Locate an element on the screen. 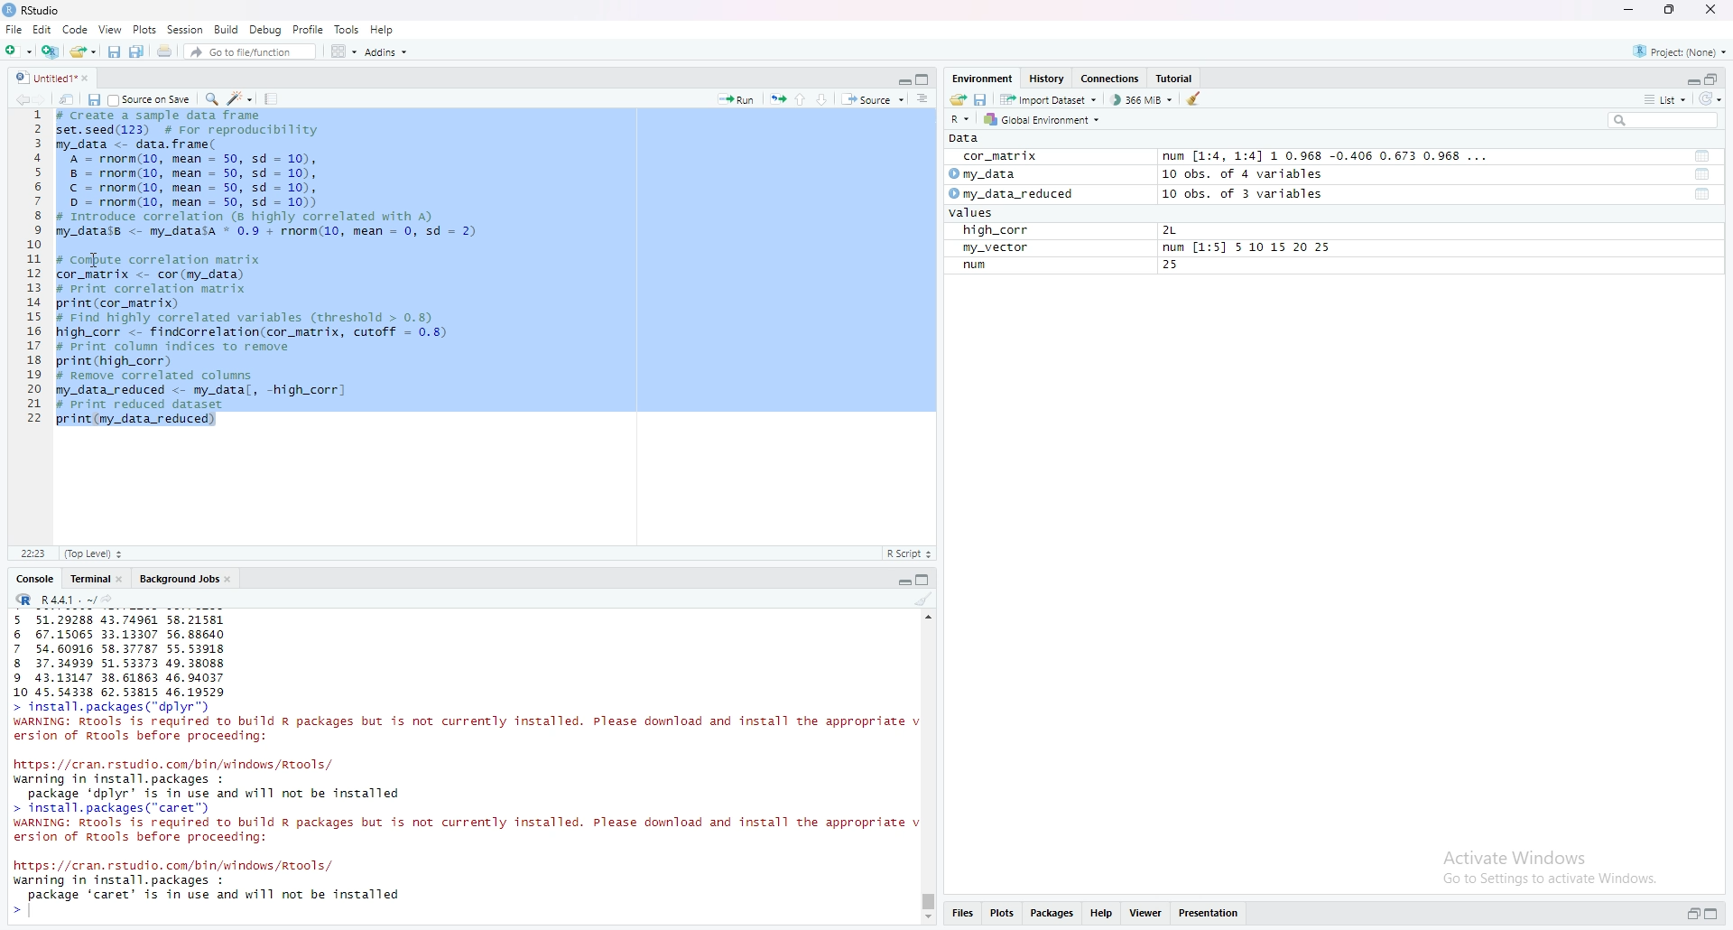 Image resolution: width=1733 pixels, height=930 pixels. save is located at coordinates (982, 99).